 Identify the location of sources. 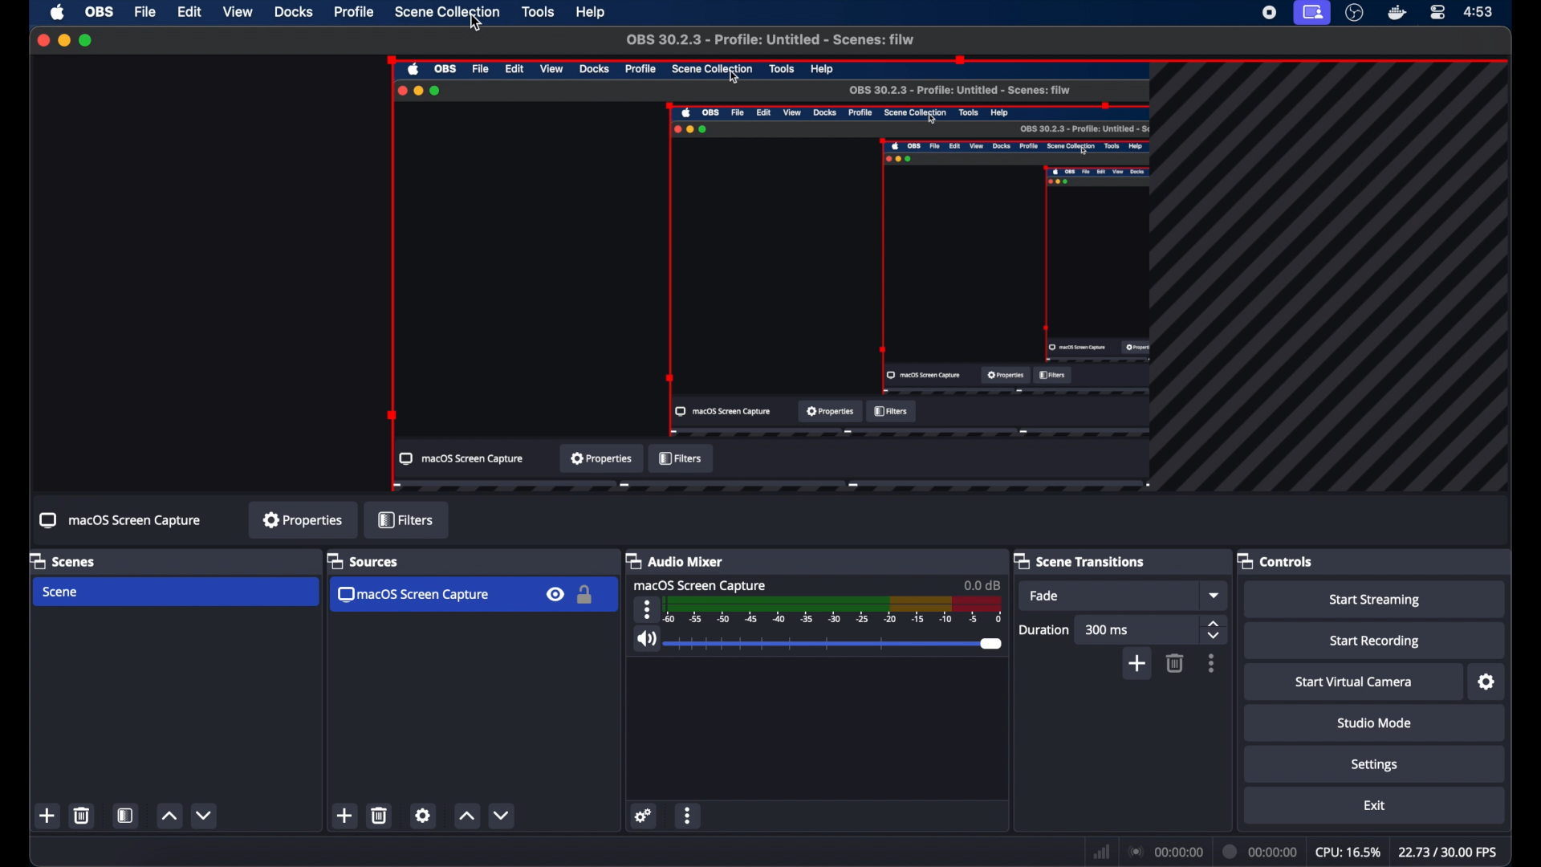
(363, 562).